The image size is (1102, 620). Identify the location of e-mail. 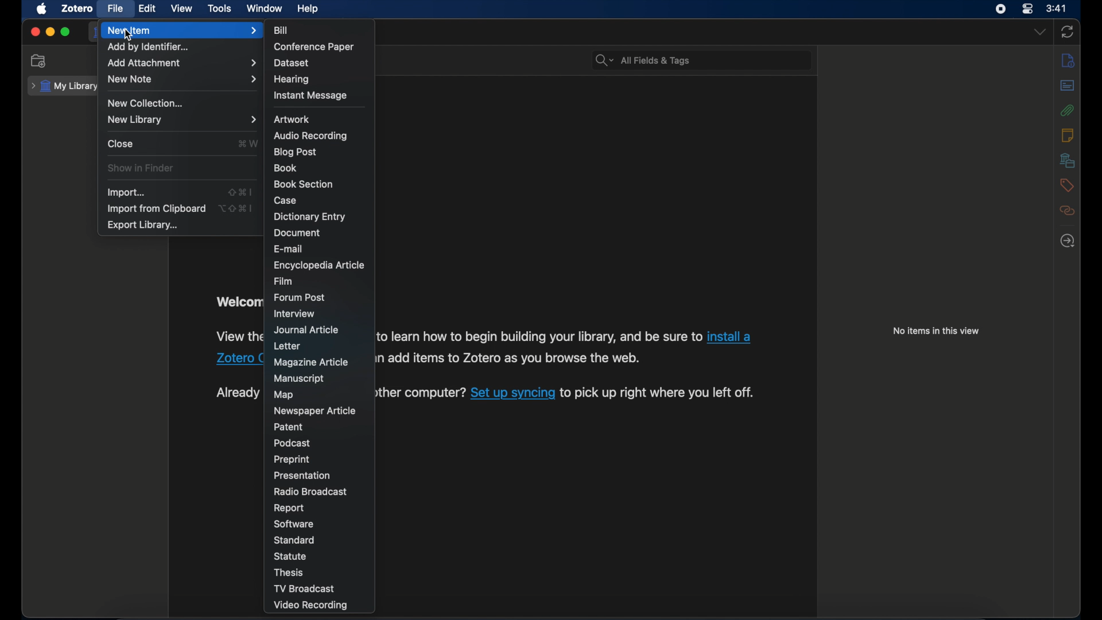
(289, 249).